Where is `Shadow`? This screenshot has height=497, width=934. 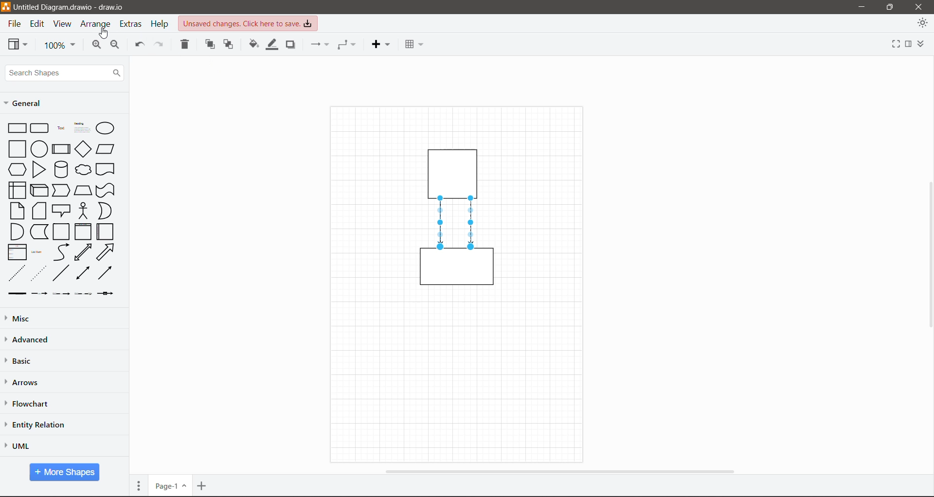 Shadow is located at coordinates (290, 45).